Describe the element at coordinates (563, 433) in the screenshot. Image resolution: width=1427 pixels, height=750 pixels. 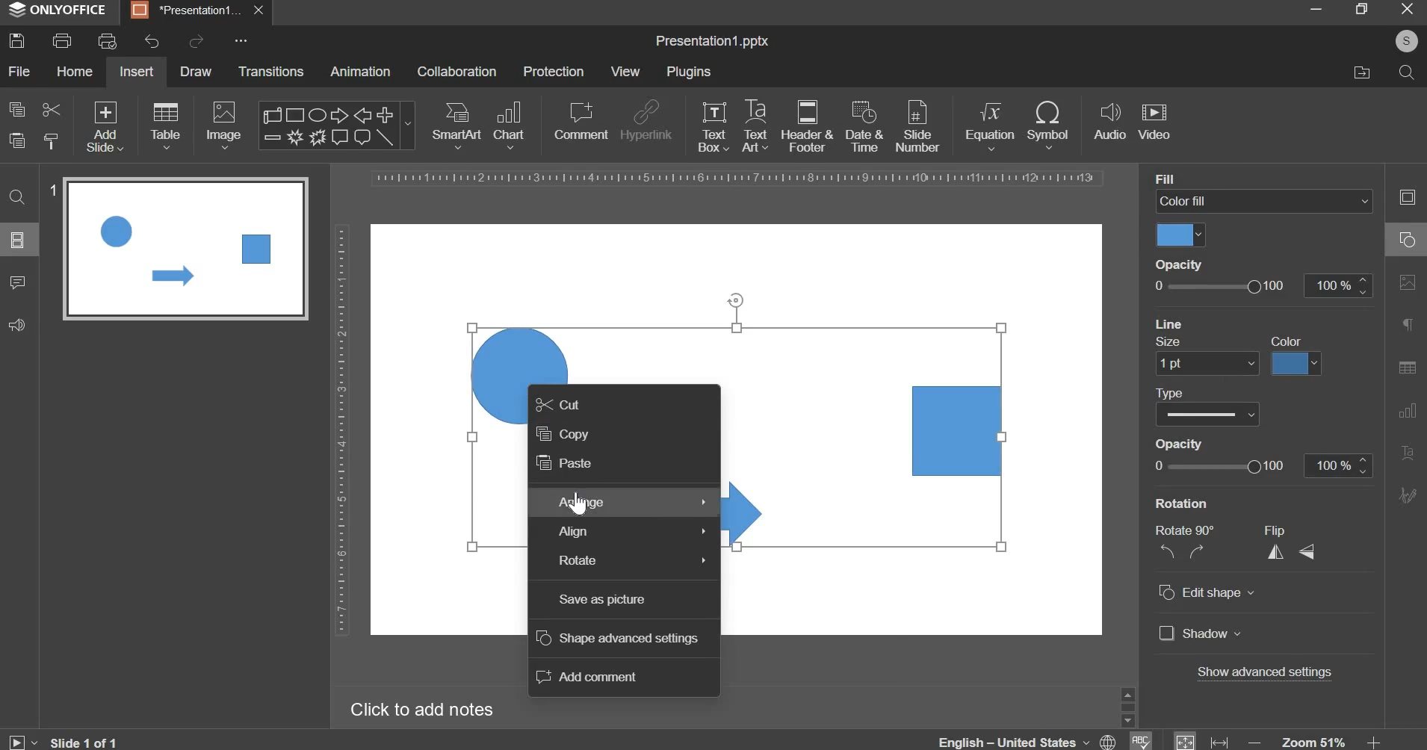
I see `copy` at that location.